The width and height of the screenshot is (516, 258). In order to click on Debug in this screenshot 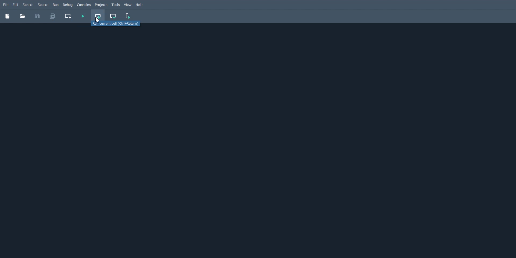, I will do `click(67, 5)`.